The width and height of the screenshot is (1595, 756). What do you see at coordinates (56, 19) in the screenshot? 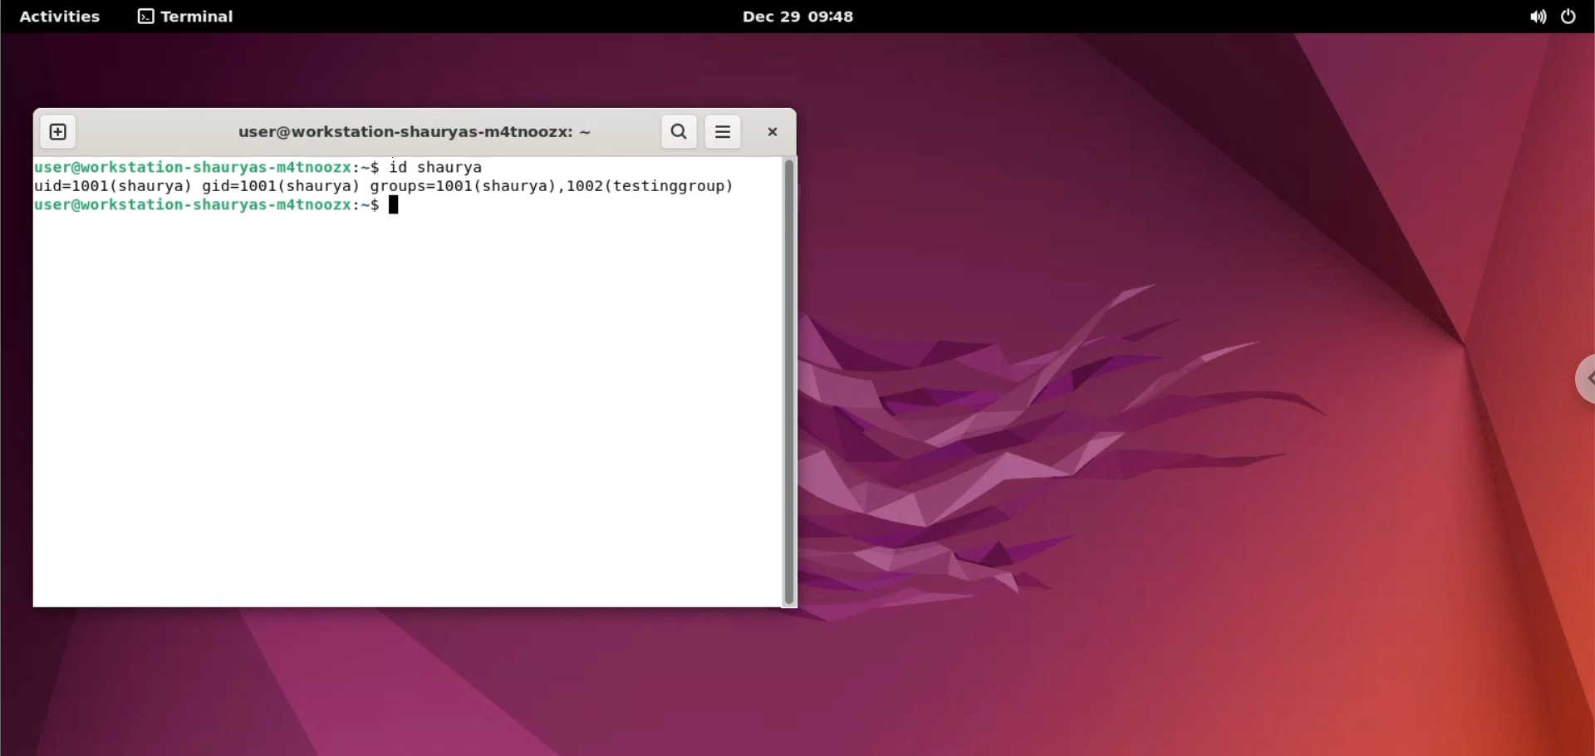
I see `Activities` at bounding box center [56, 19].